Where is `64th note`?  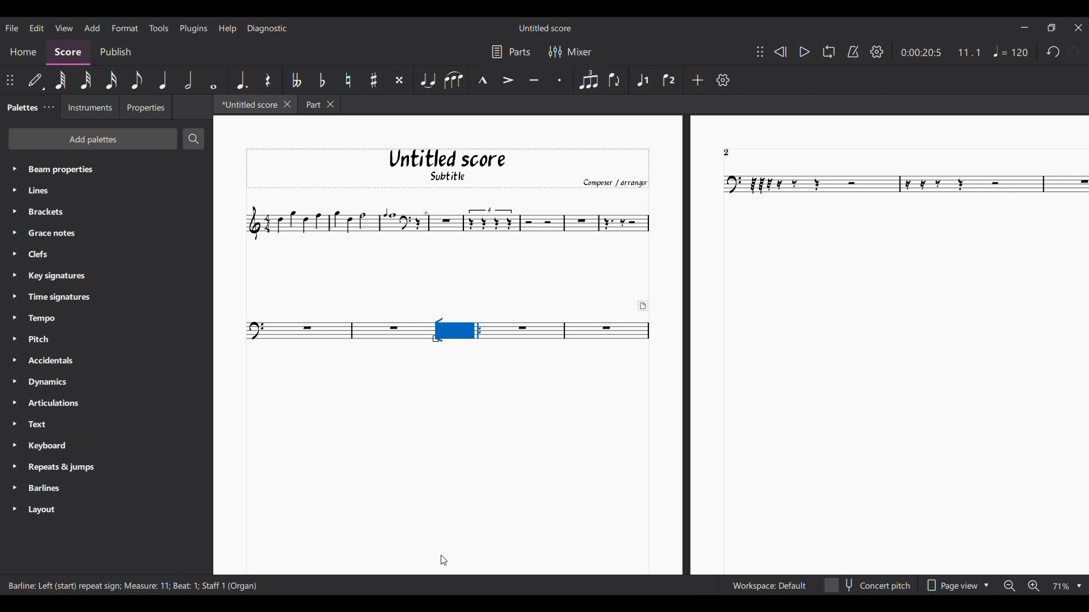
64th note is located at coordinates (60, 80).